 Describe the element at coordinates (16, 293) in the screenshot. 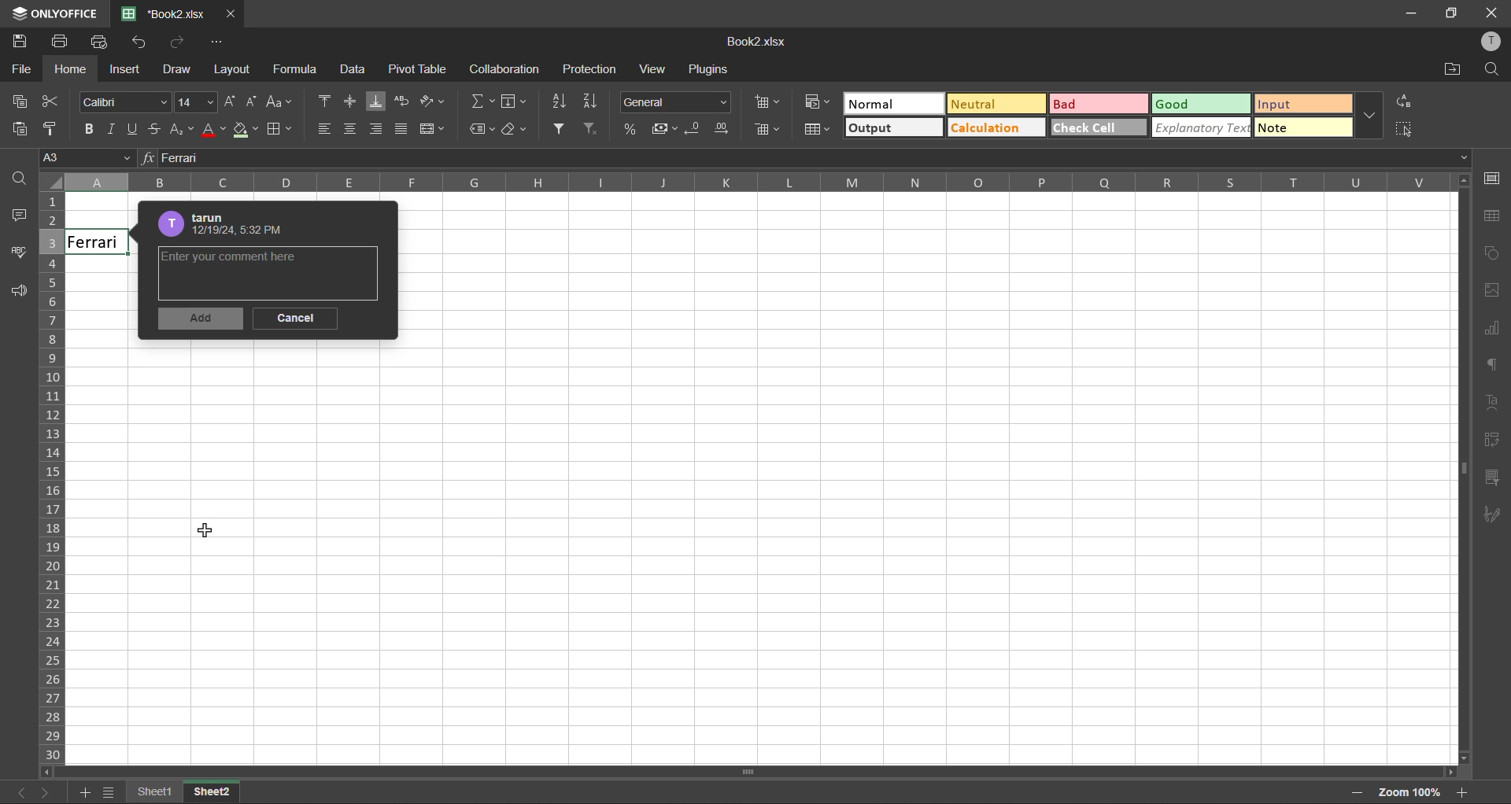

I see `feedback` at that location.